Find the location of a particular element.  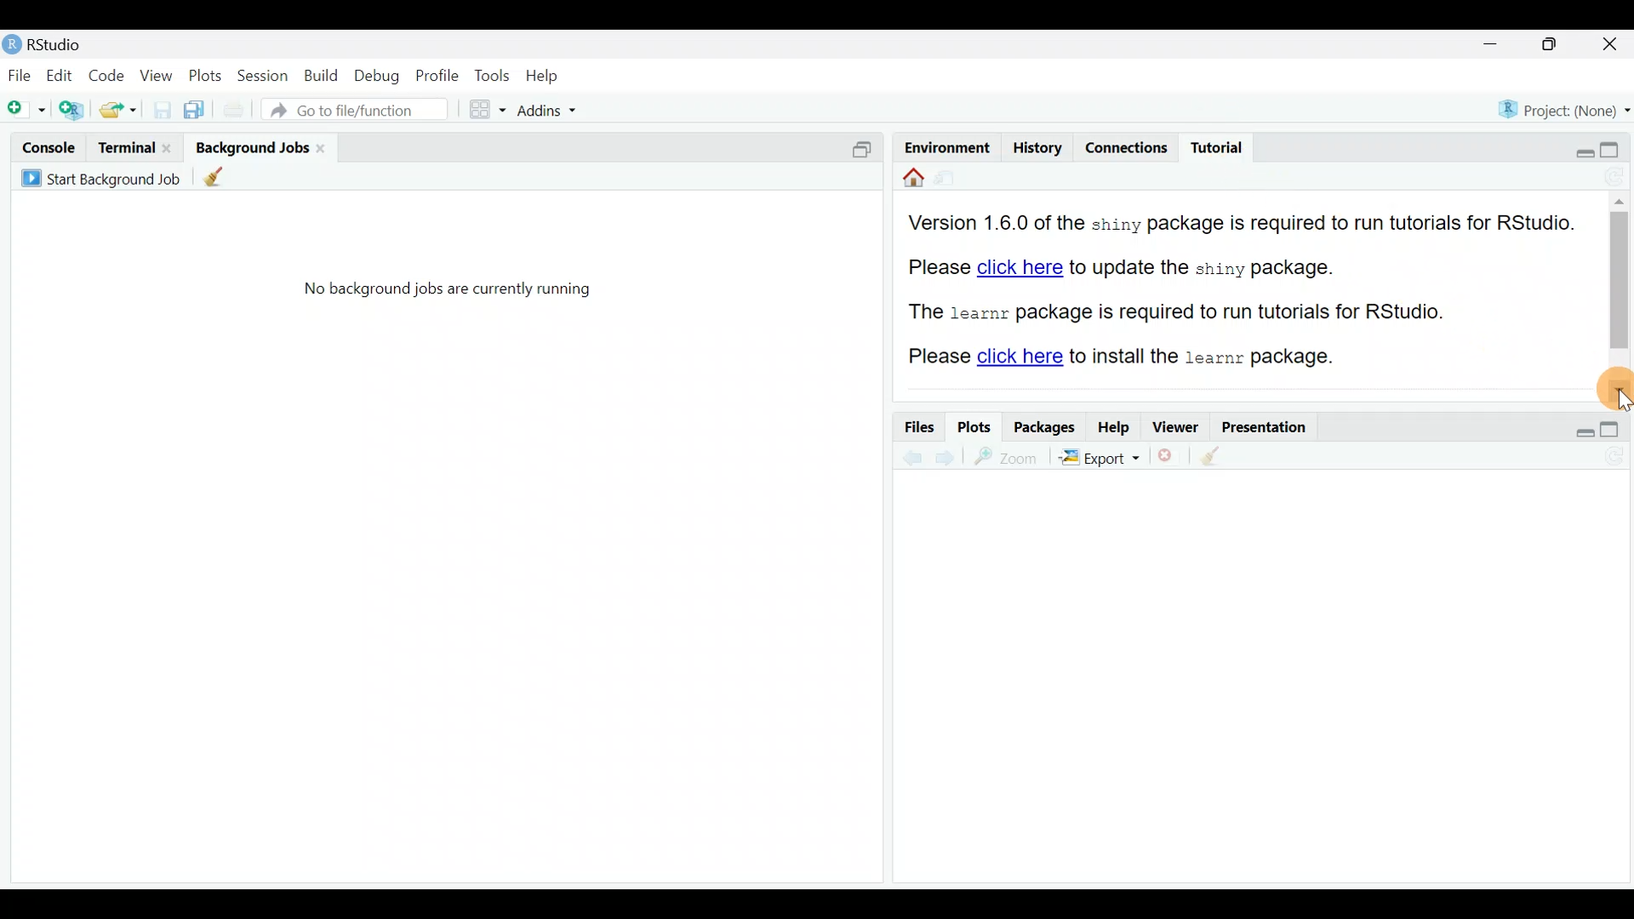

to update the shiny package. is located at coordinates (1214, 267).